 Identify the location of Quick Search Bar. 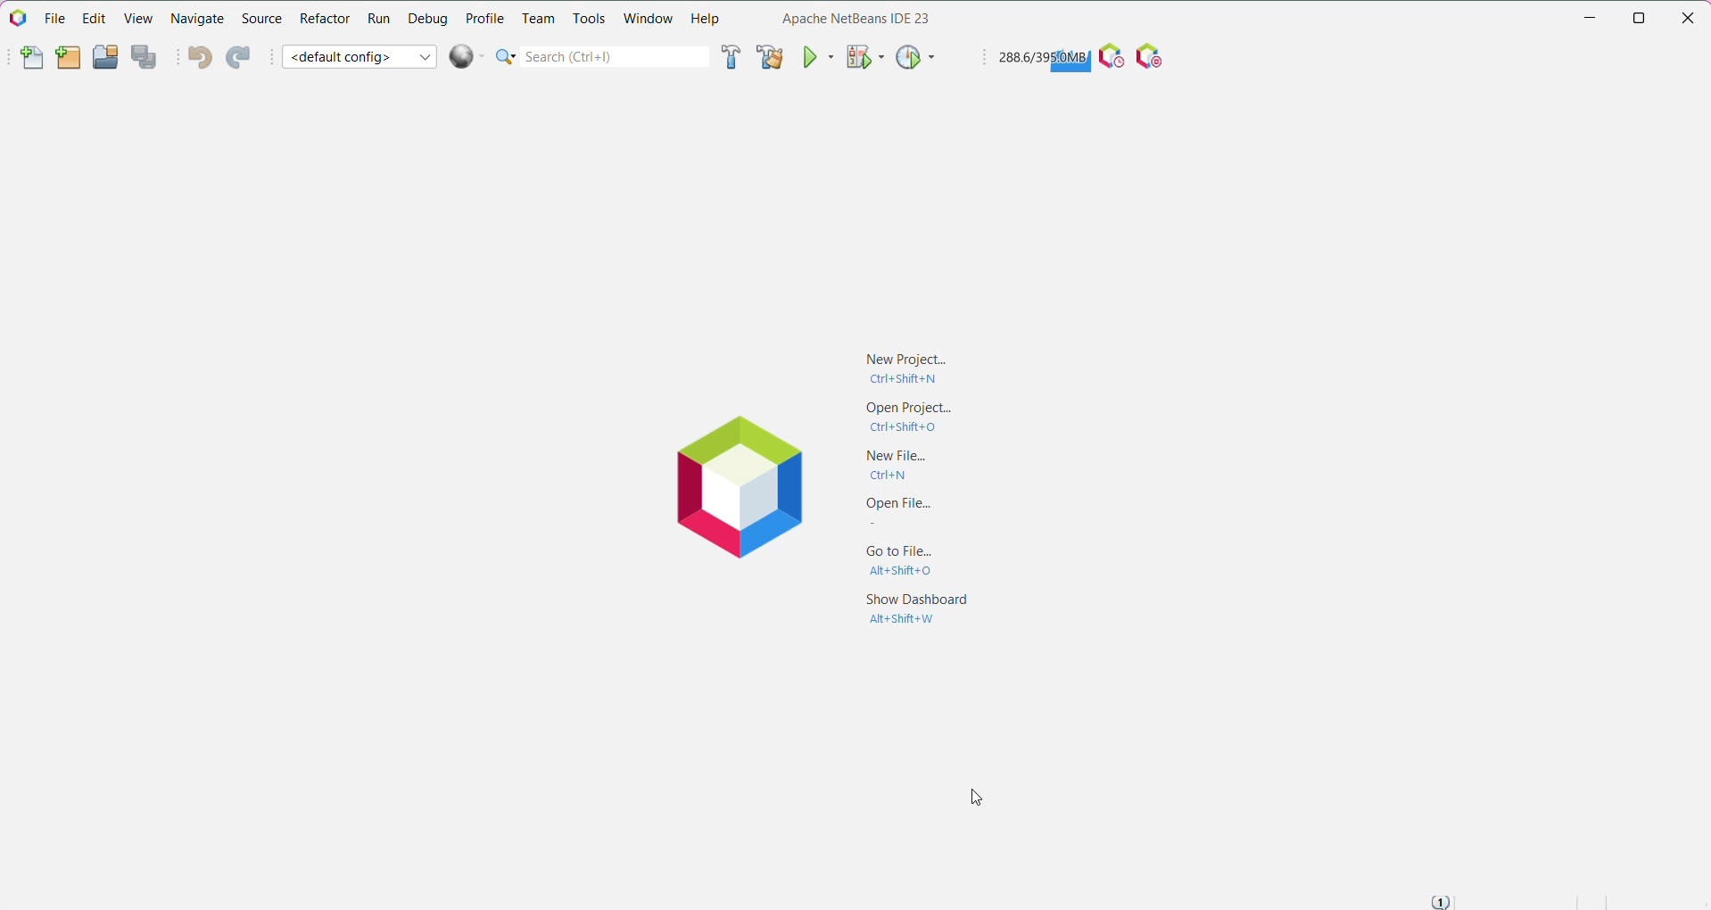
(600, 56).